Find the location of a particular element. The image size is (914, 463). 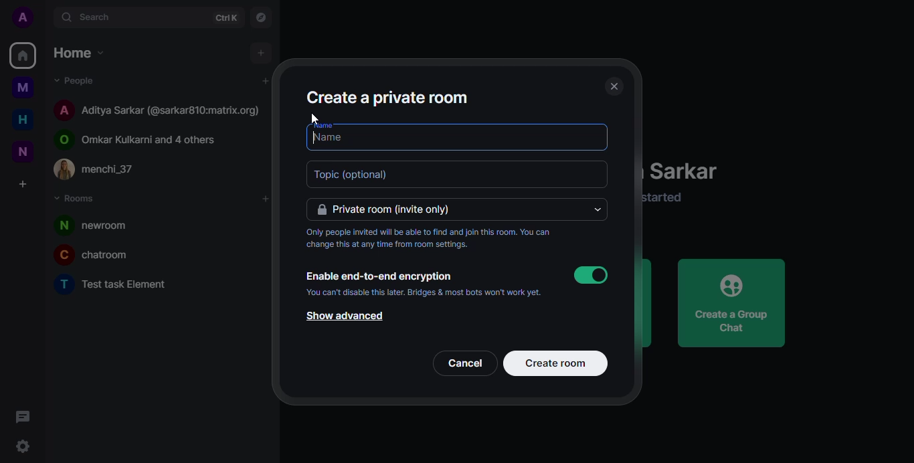

private room is located at coordinates (390, 209).